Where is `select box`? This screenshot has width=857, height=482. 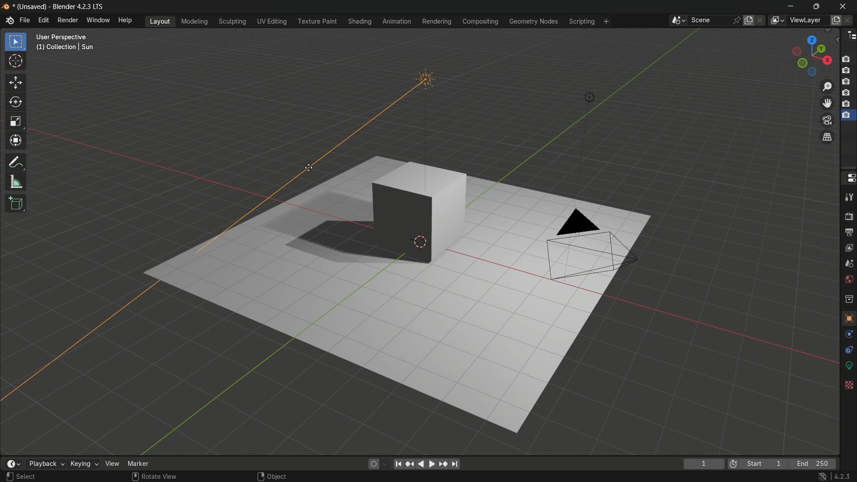 select box is located at coordinates (16, 42).